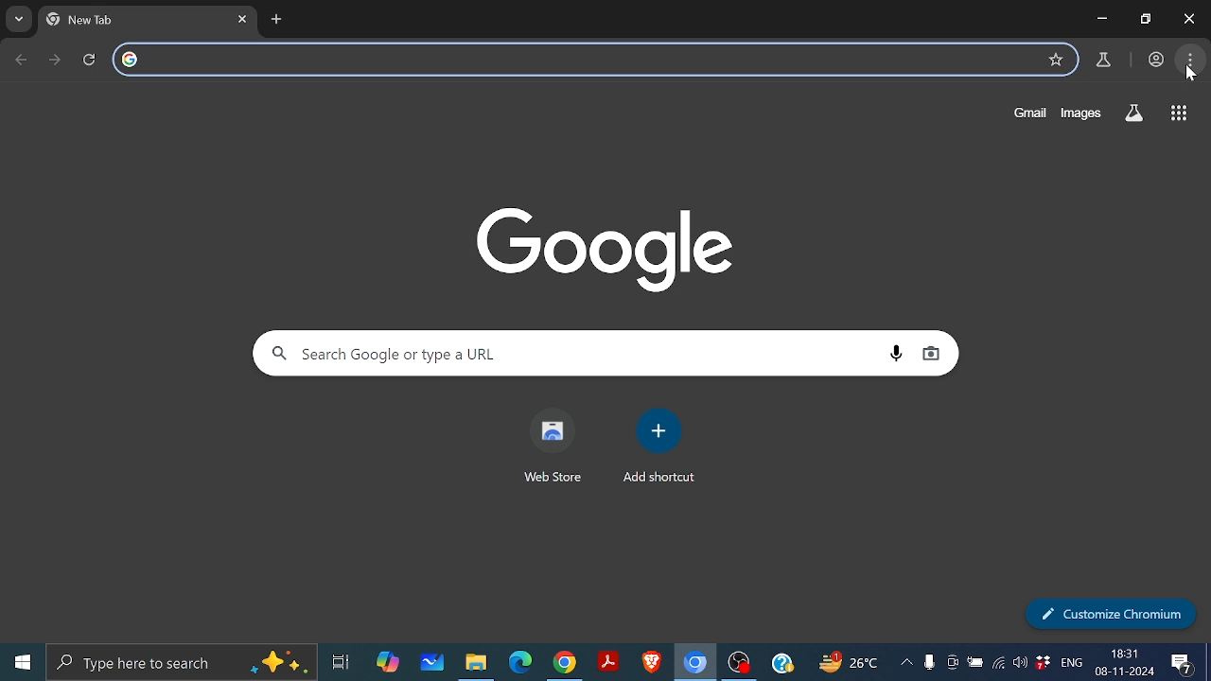  What do you see at coordinates (277, 19) in the screenshot?
I see `Add new tab` at bounding box center [277, 19].